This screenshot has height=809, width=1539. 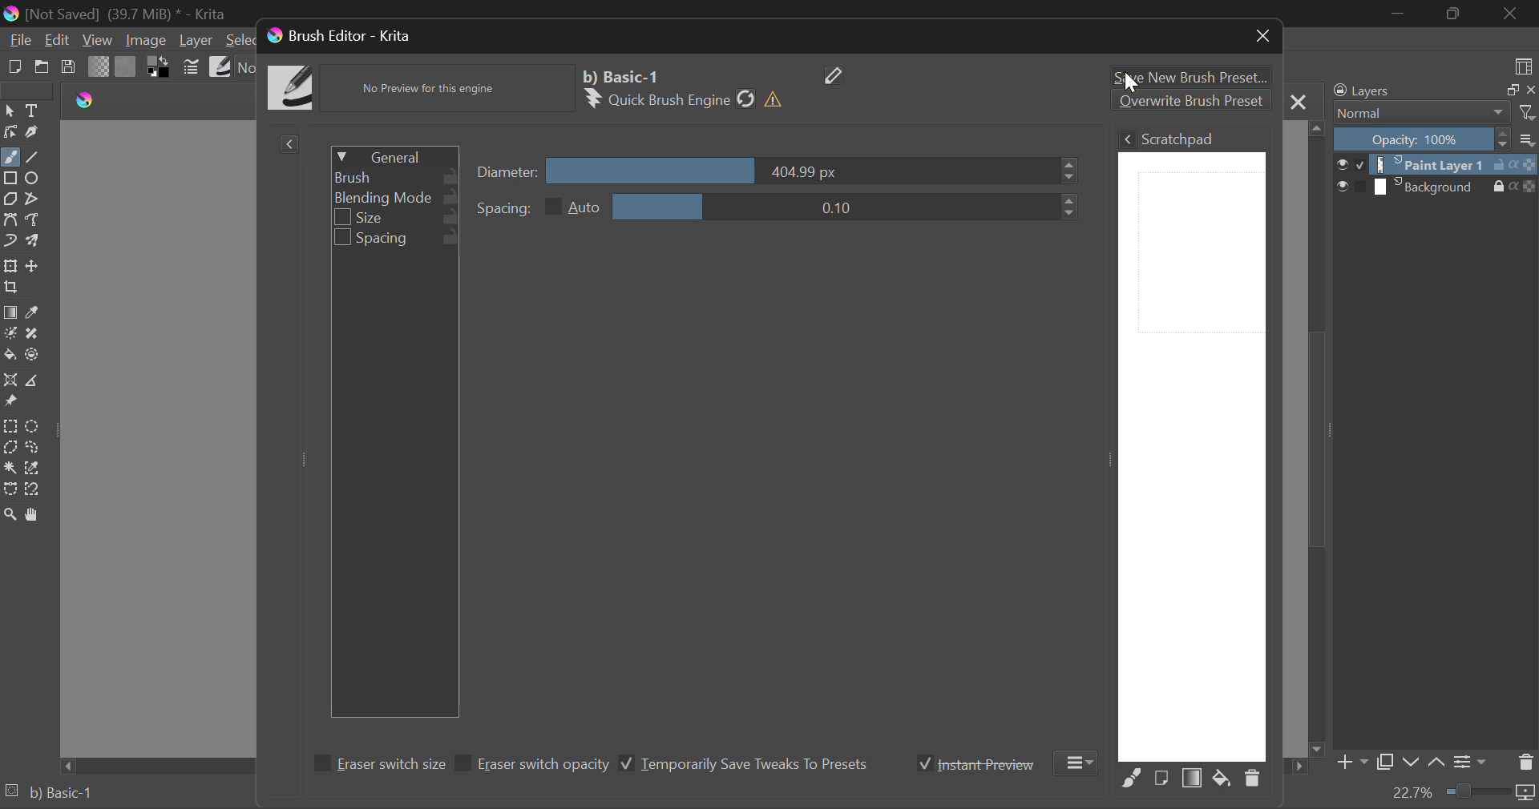 What do you see at coordinates (48, 795) in the screenshot?
I see `Brush Preset Selected` at bounding box center [48, 795].